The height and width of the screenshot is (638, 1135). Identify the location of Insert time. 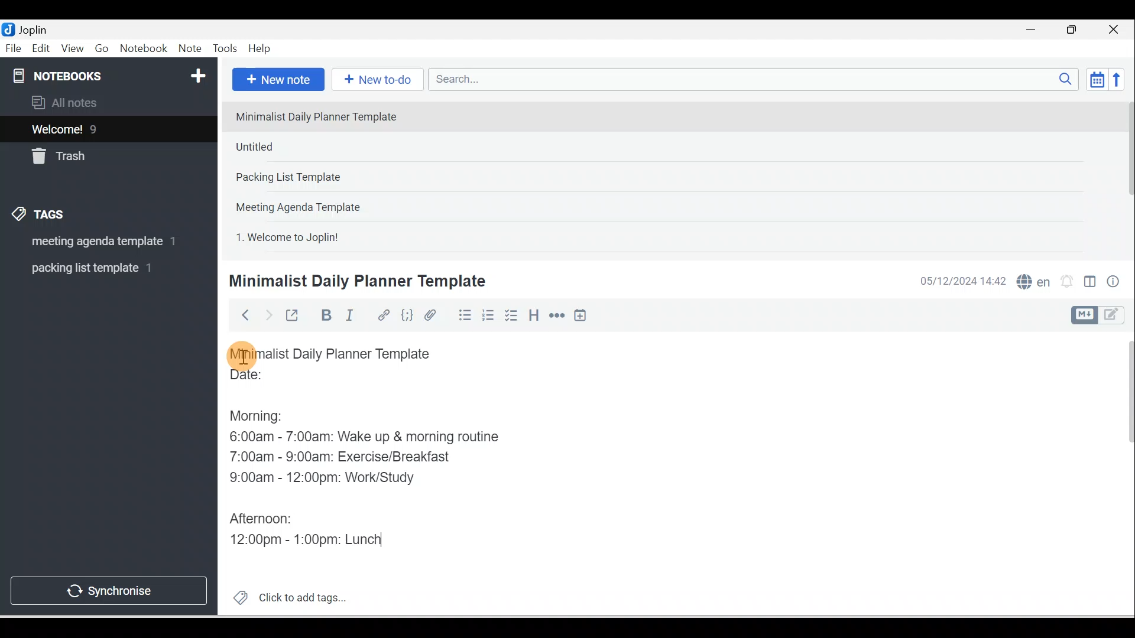
(580, 316).